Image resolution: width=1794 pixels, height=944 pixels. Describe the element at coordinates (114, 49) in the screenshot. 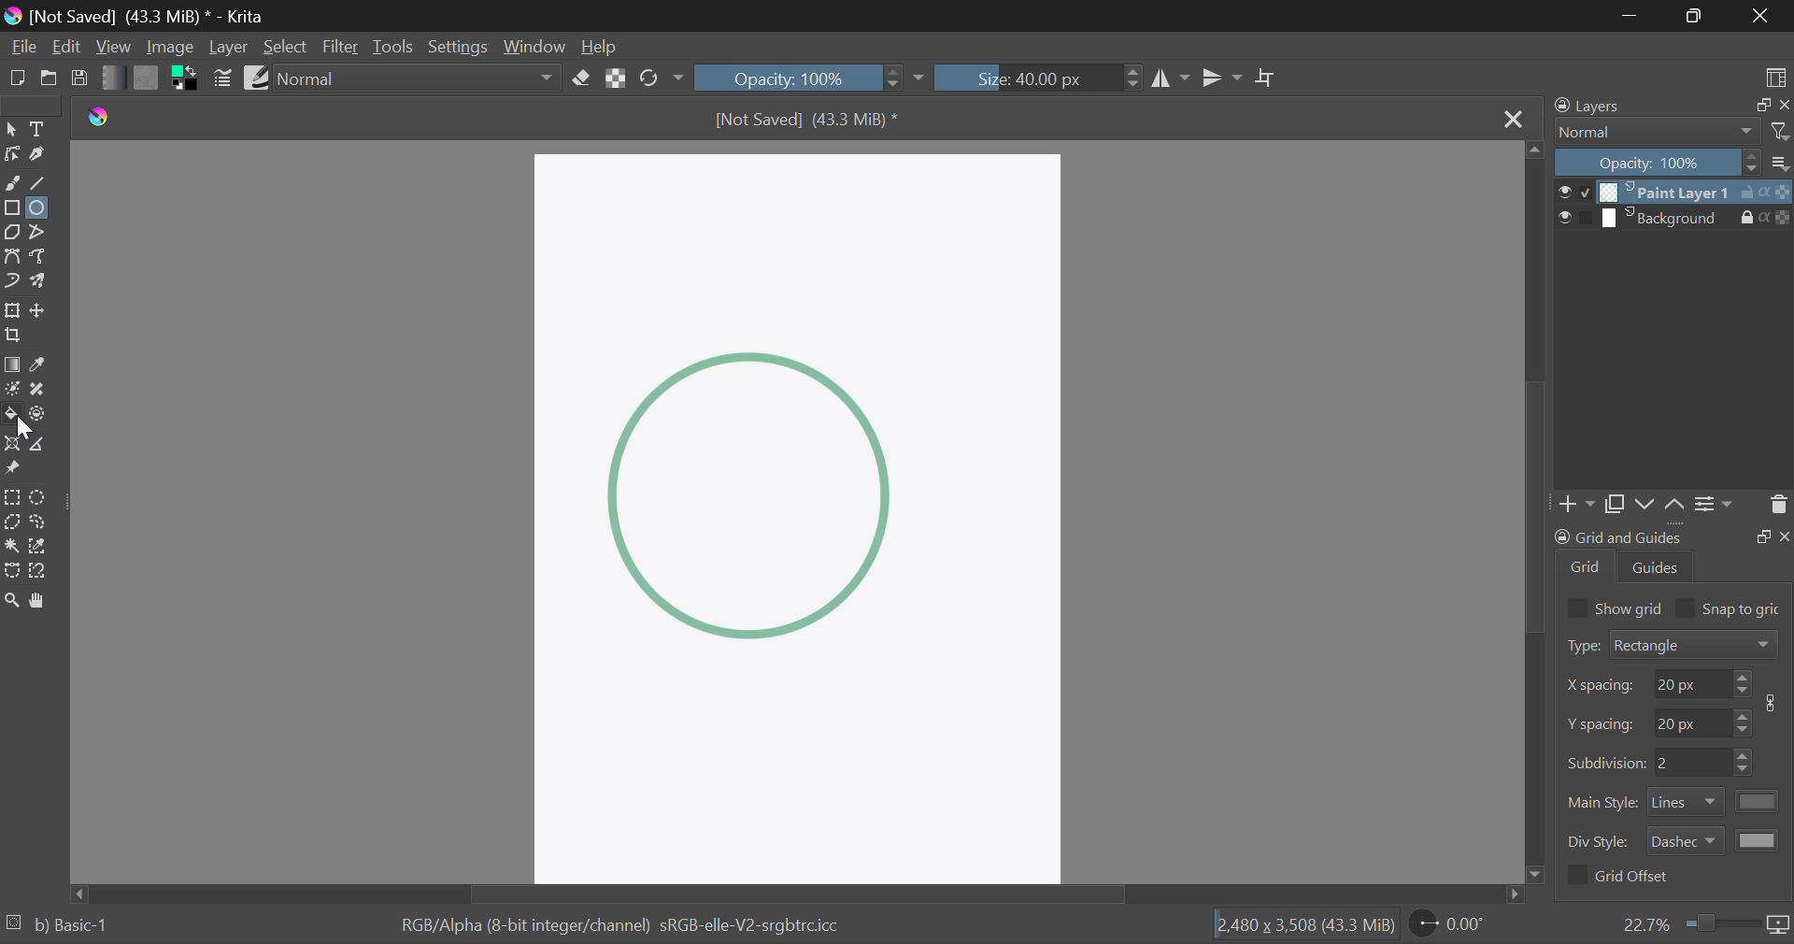

I see `View` at that location.